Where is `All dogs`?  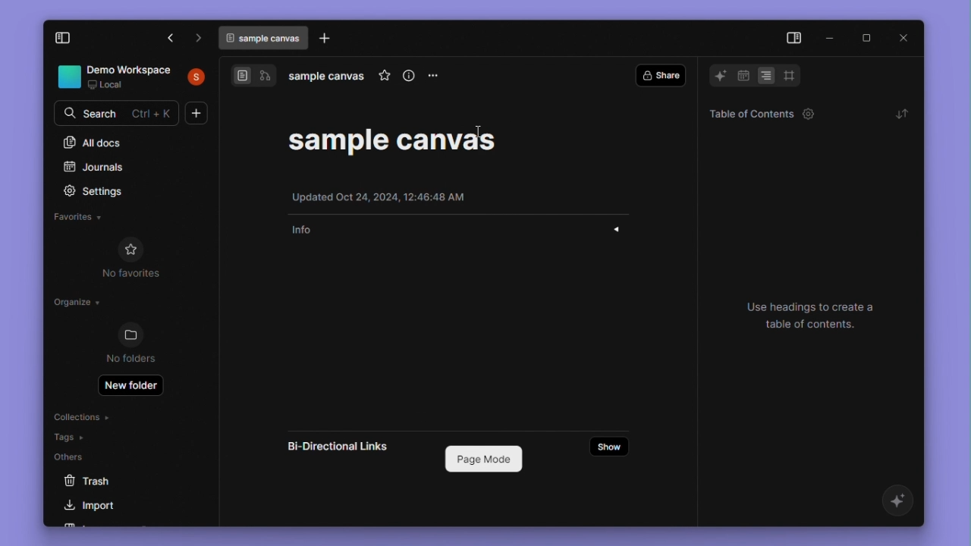 All dogs is located at coordinates (93, 143).